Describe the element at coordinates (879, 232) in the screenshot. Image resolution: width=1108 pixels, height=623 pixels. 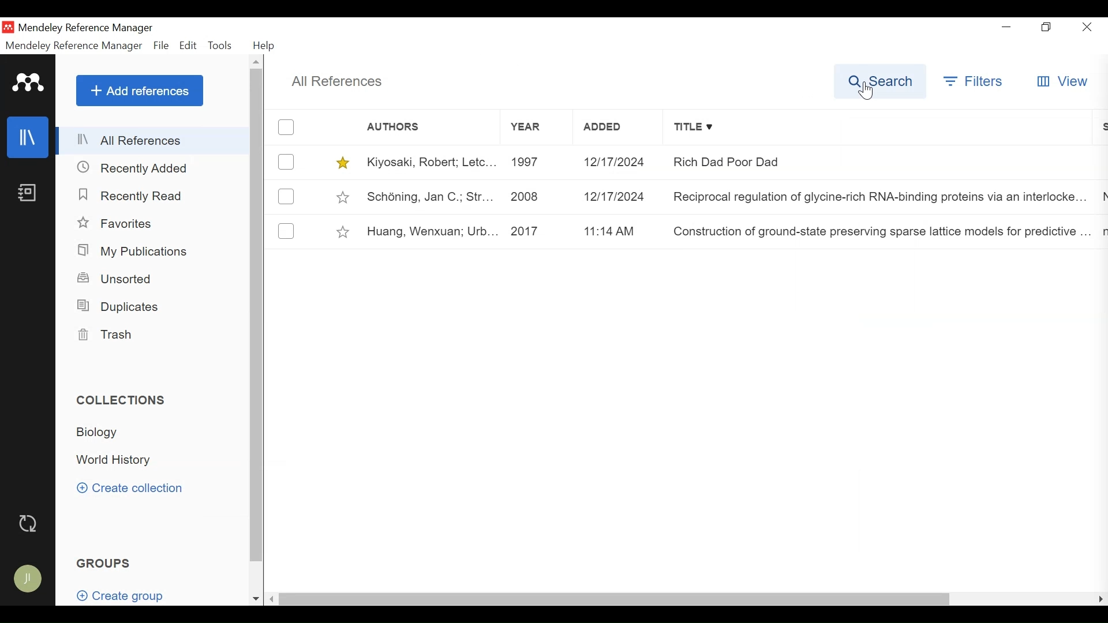
I see `Construction of ground-state preserving sparse lattice models for predictive` at that location.